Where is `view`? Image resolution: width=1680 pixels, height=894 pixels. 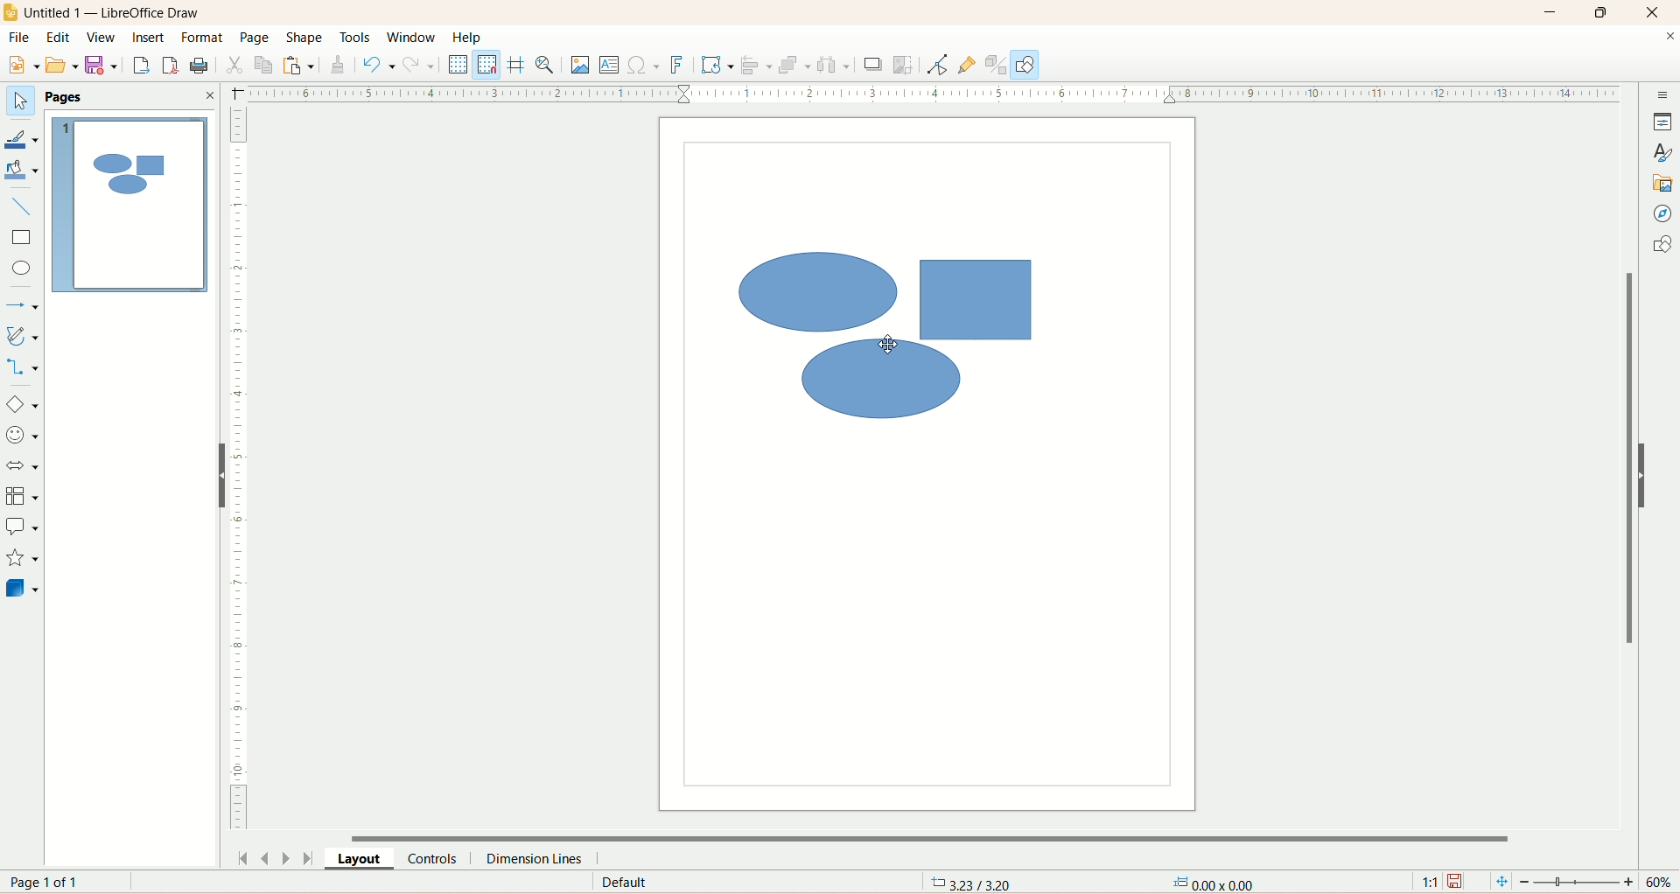 view is located at coordinates (101, 37).